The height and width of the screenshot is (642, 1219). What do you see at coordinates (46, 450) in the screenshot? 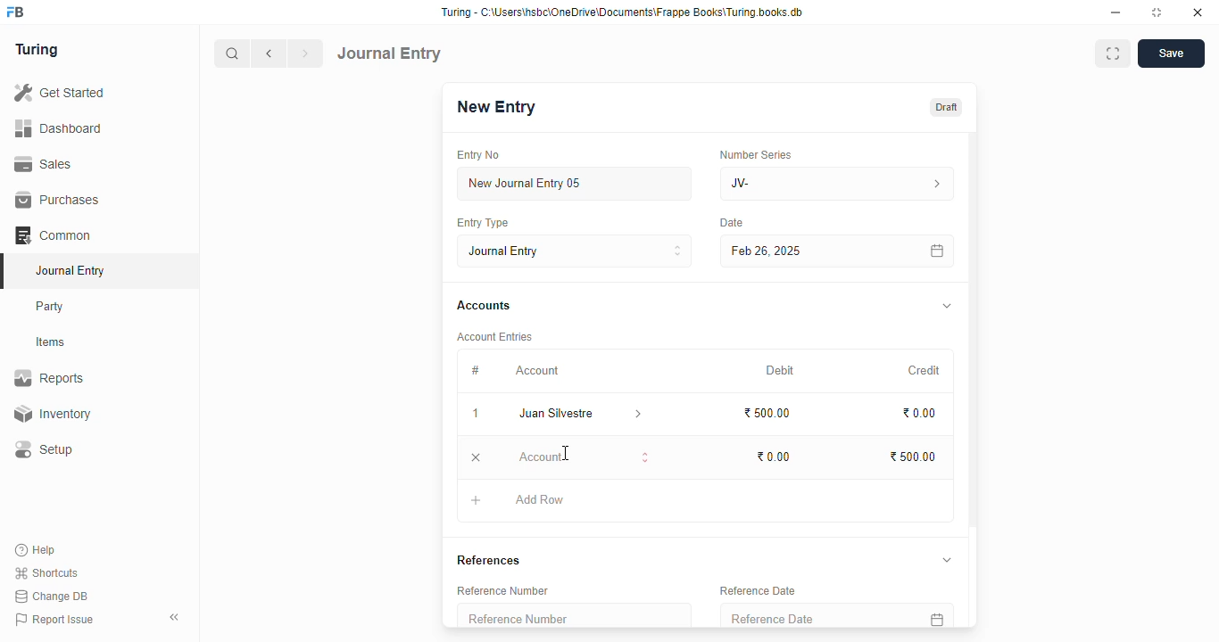
I see `setup` at bounding box center [46, 450].